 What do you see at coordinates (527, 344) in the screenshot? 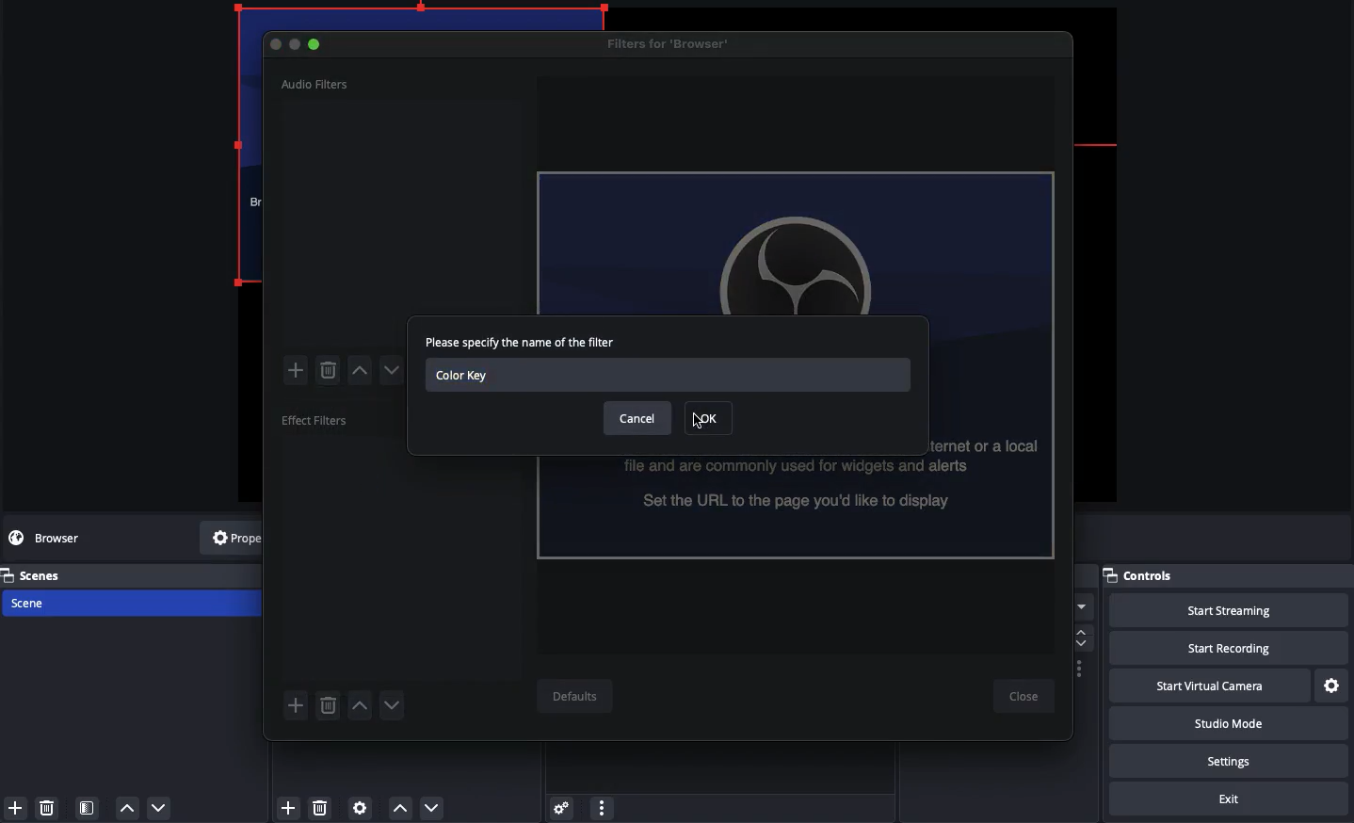
I see `Specify the name of the filter` at bounding box center [527, 344].